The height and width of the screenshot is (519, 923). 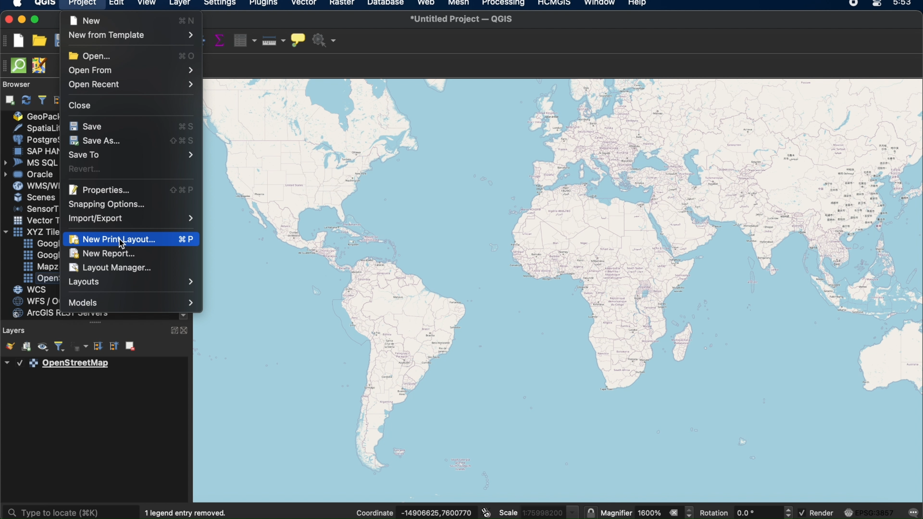 I want to click on edit, so click(x=117, y=4).